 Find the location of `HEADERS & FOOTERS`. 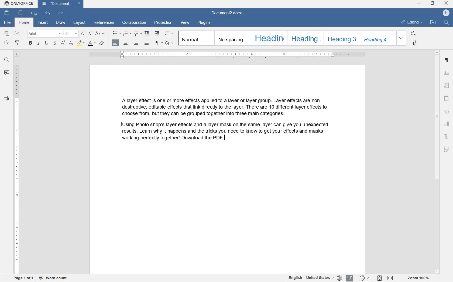

HEADERS & FOOTERS is located at coordinates (447, 85).